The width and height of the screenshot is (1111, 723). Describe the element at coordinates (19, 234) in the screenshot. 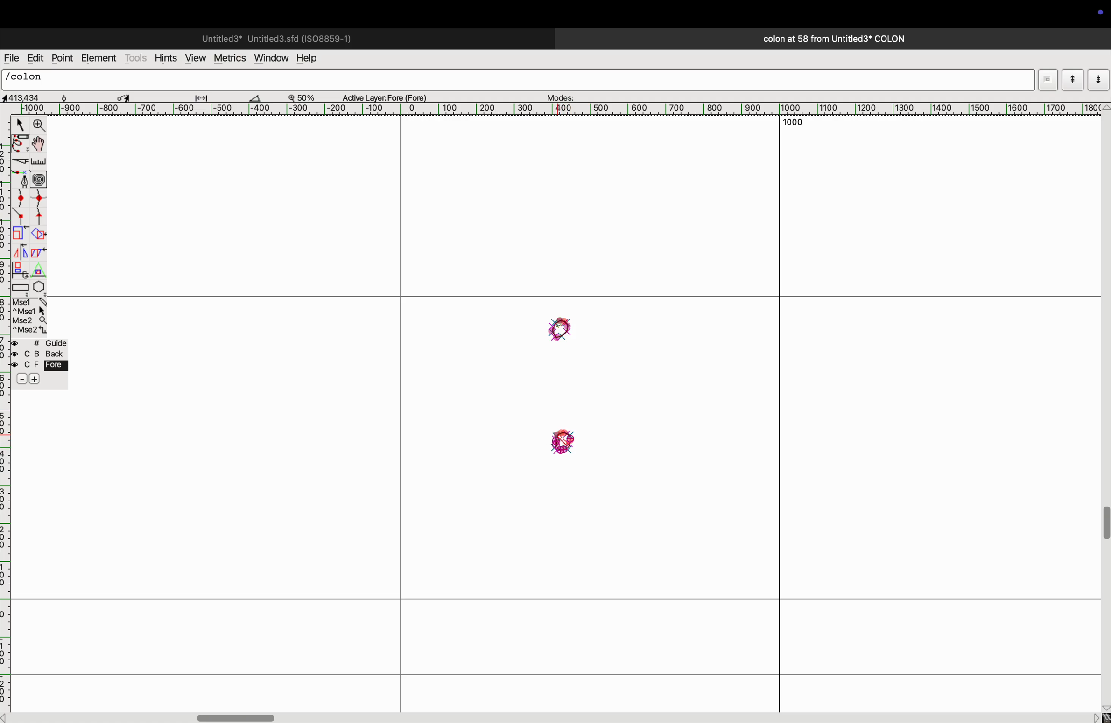

I see `minimize` at that location.